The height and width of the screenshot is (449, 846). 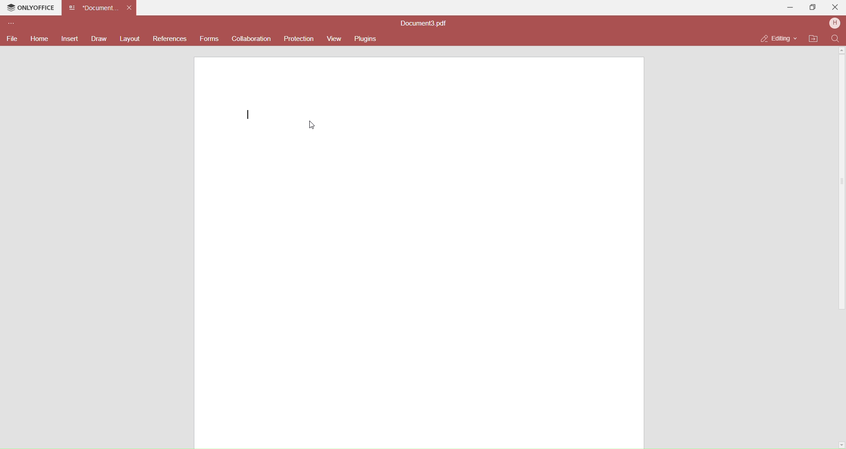 What do you see at coordinates (835, 39) in the screenshot?
I see `Find` at bounding box center [835, 39].